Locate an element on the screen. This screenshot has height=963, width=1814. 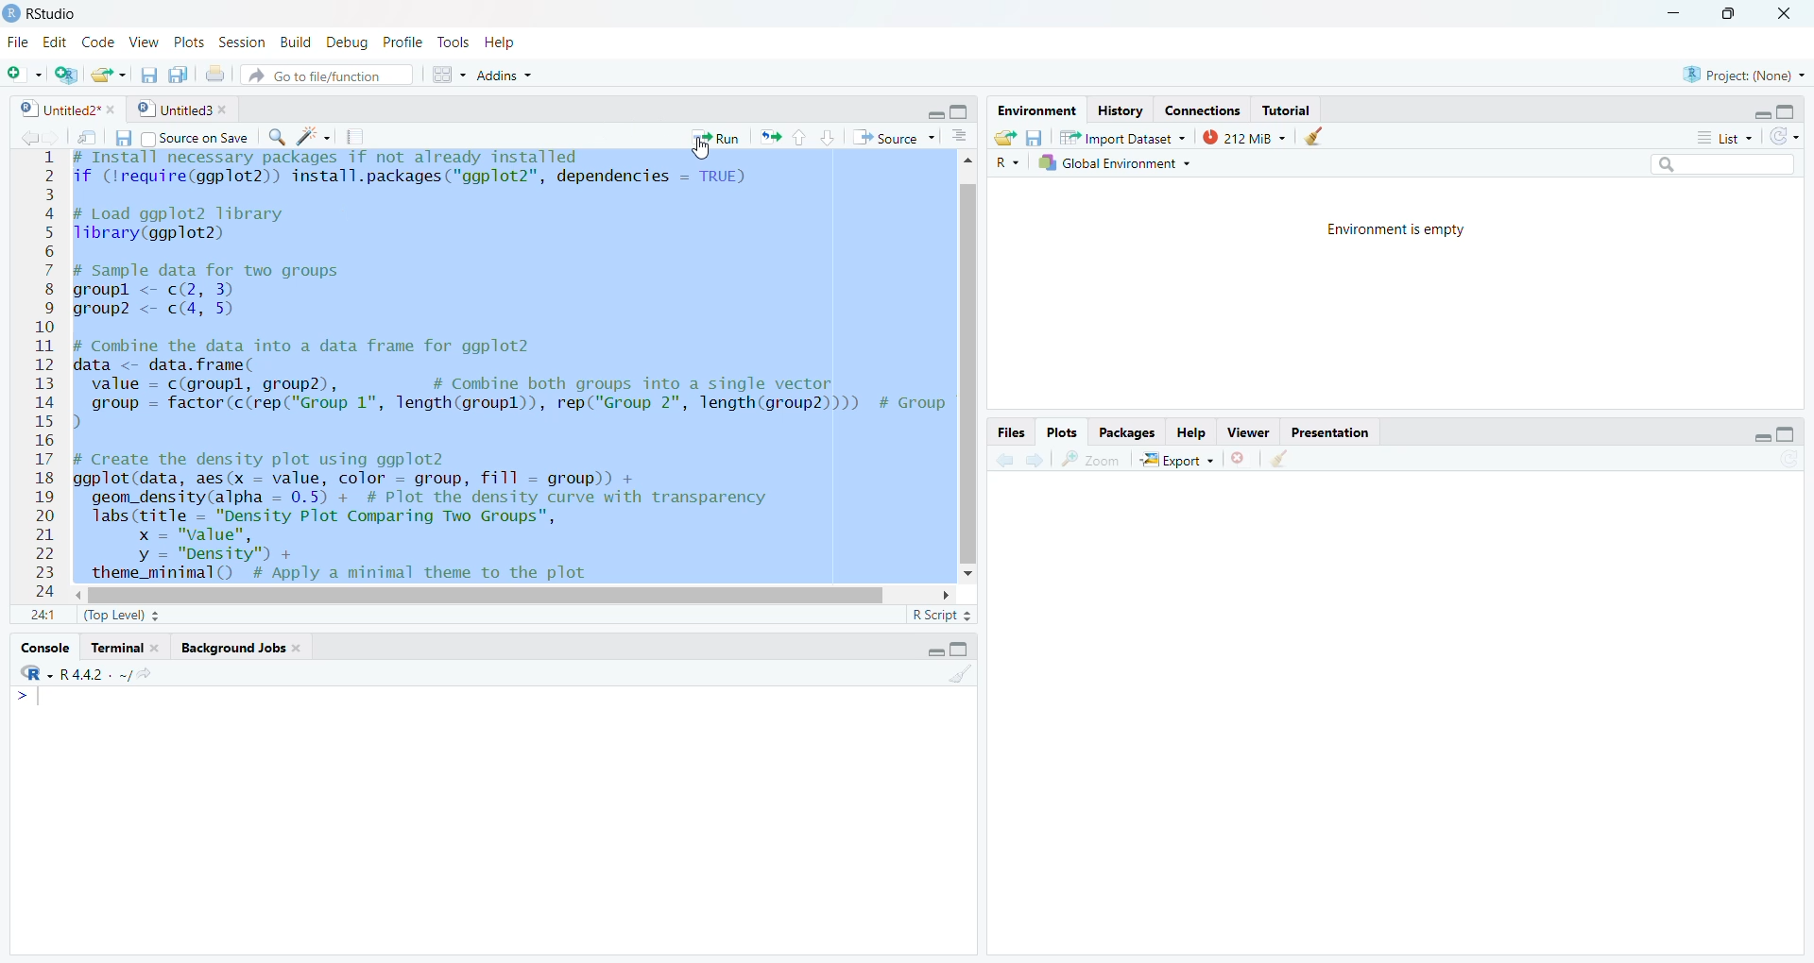
session is located at coordinates (246, 41).